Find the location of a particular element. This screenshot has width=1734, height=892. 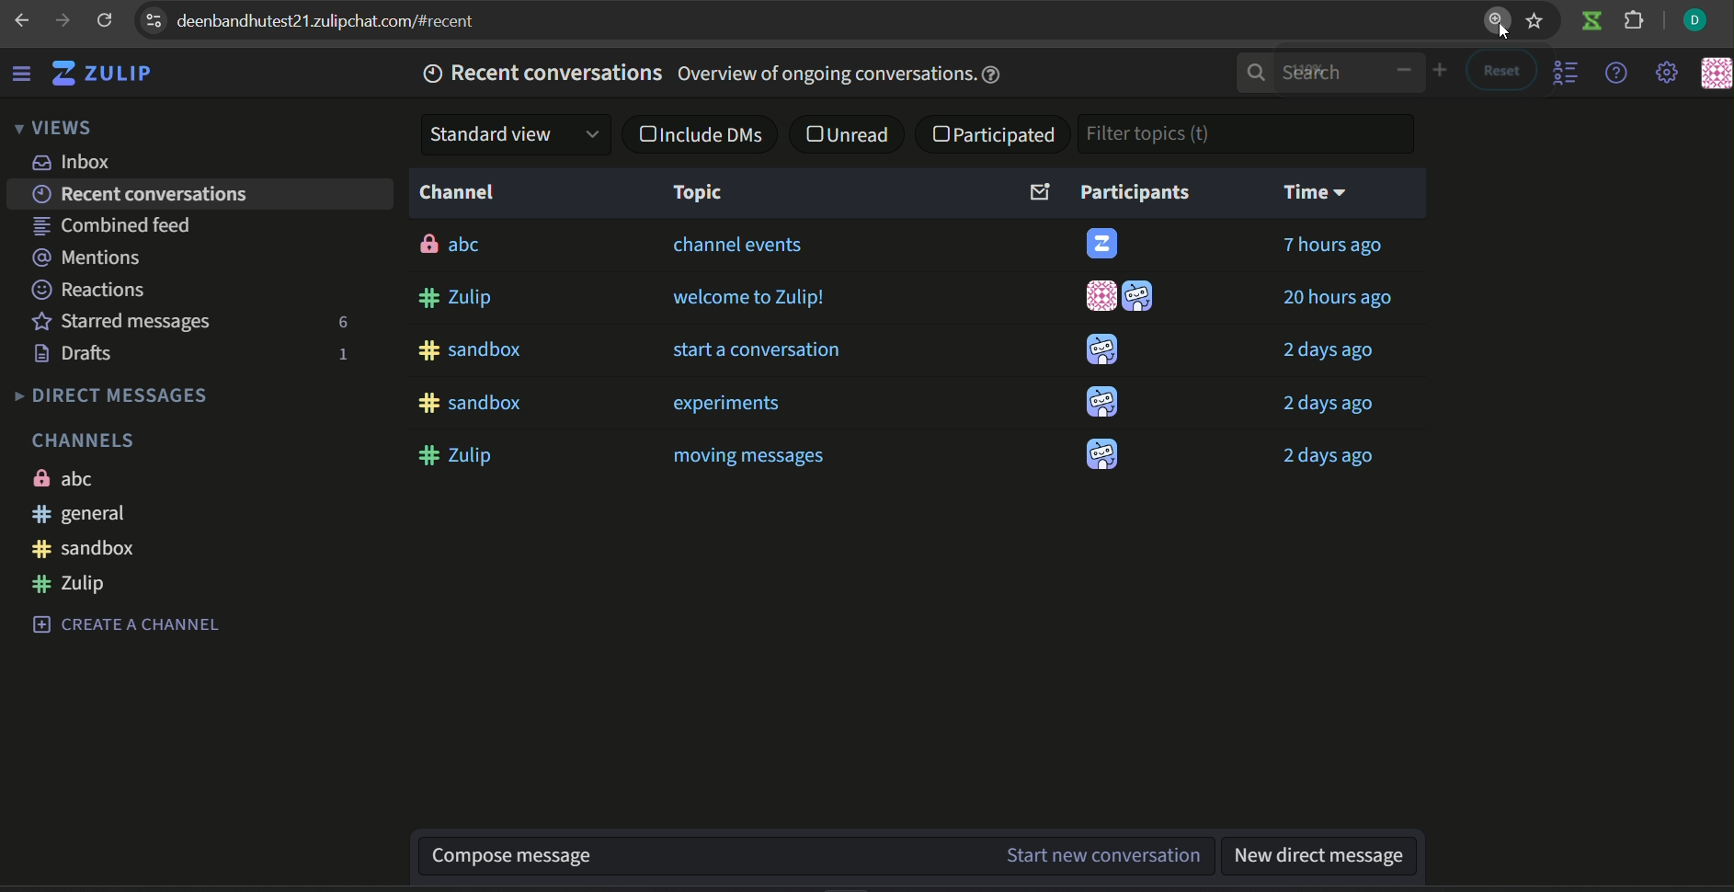

2 days ago is located at coordinates (1329, 352).